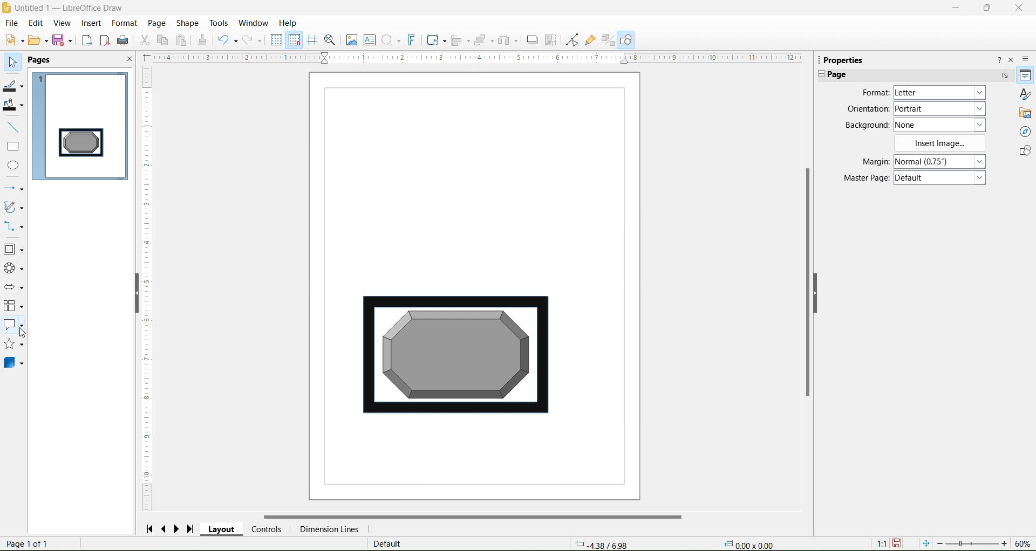  Describe the element at coordinates (807, 286) in the screenshot. I see `Vertical Scroll bar` at that location.